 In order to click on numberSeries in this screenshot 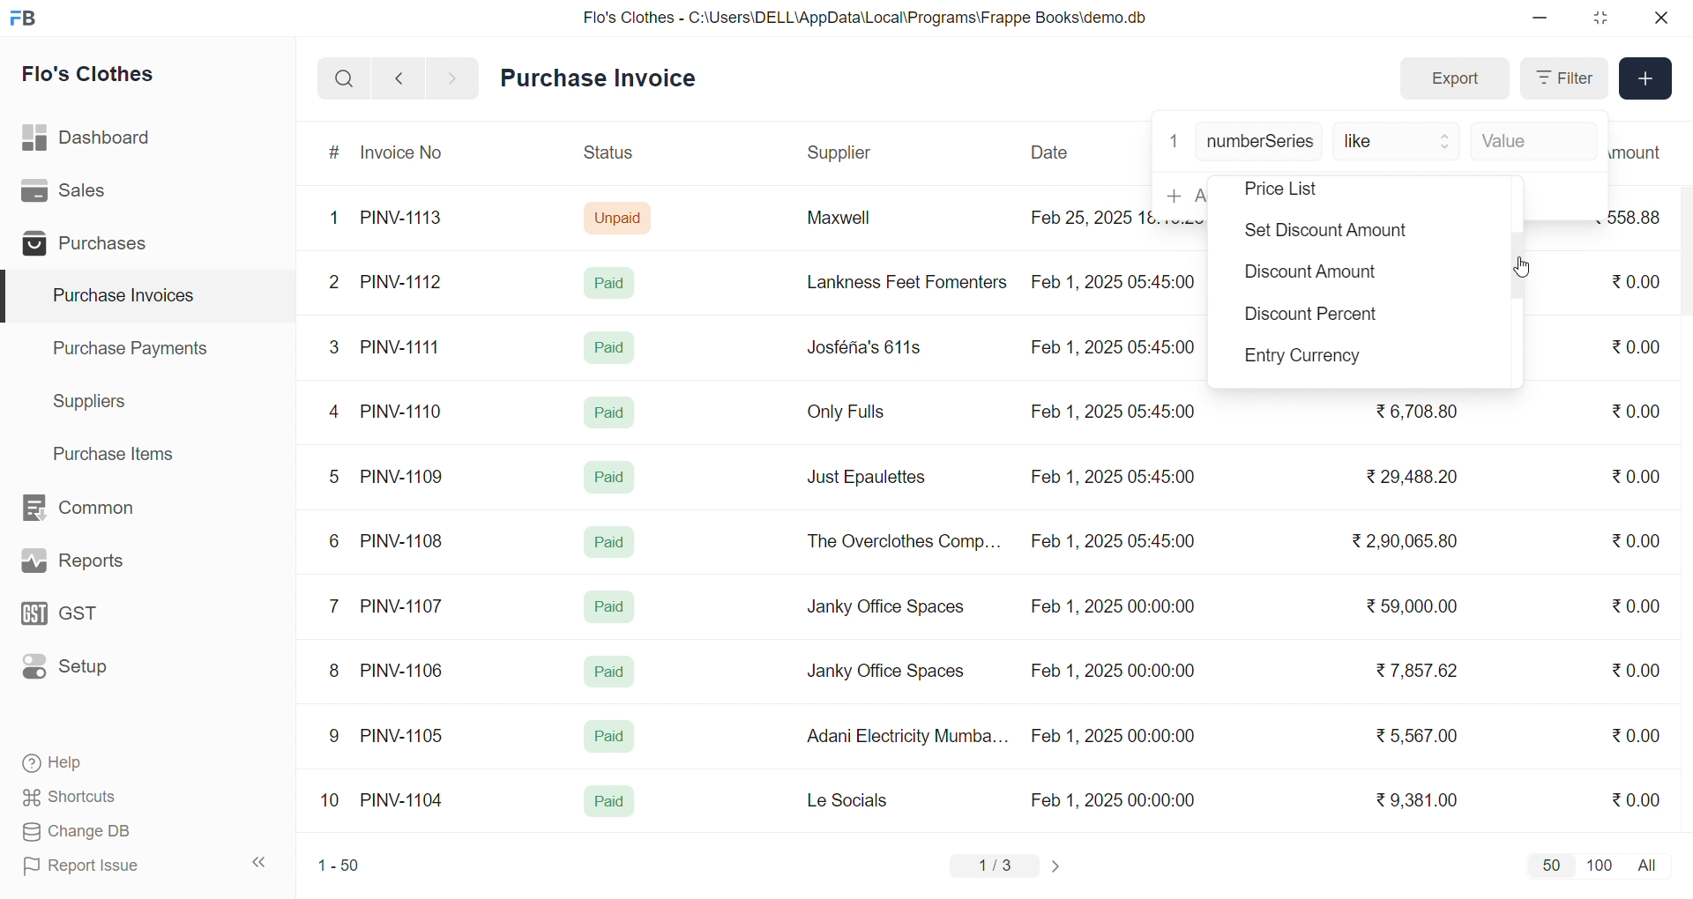, I will do `click(1260, 143)`.